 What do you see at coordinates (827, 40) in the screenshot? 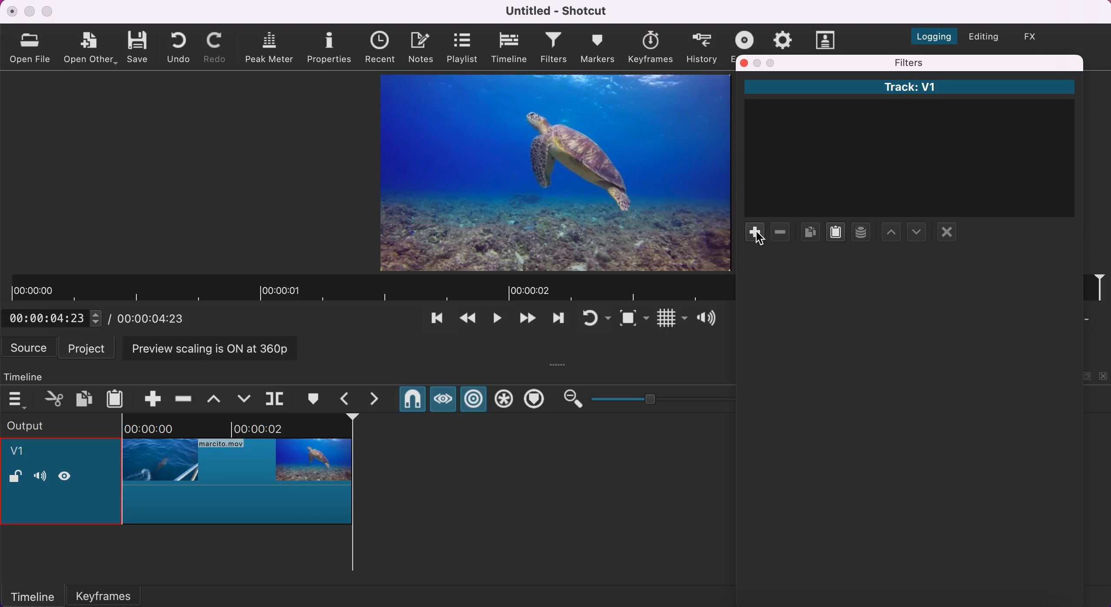
I see `subtitles` at bounding box center [827, 40].